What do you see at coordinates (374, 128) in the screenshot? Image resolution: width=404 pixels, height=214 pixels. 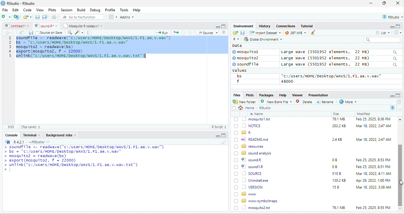 I see `Feb 25, 2025, 12:45 PM` at bounding box center [374, 128].